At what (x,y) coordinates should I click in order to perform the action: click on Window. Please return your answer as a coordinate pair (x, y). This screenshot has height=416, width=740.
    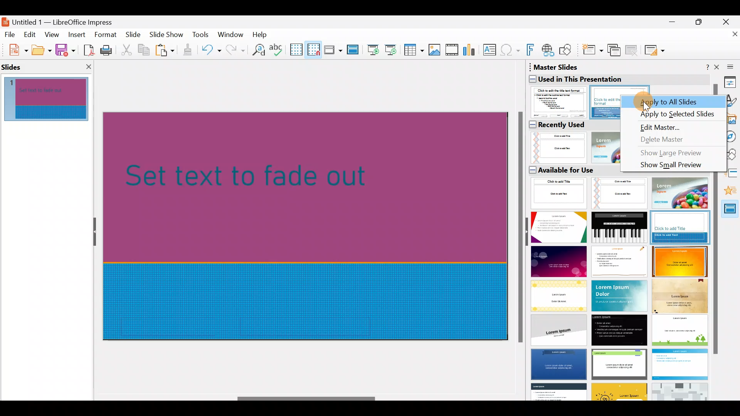
    Looking at the image, I should click on (232, 34).